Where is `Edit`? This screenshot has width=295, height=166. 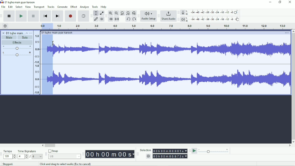 Edit is located at coordinates (11, 7).